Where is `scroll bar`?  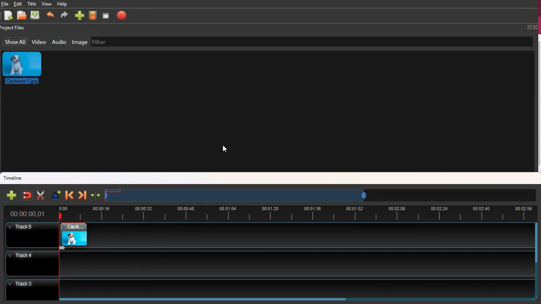 scroll bar is located at coordinates (535, 244).